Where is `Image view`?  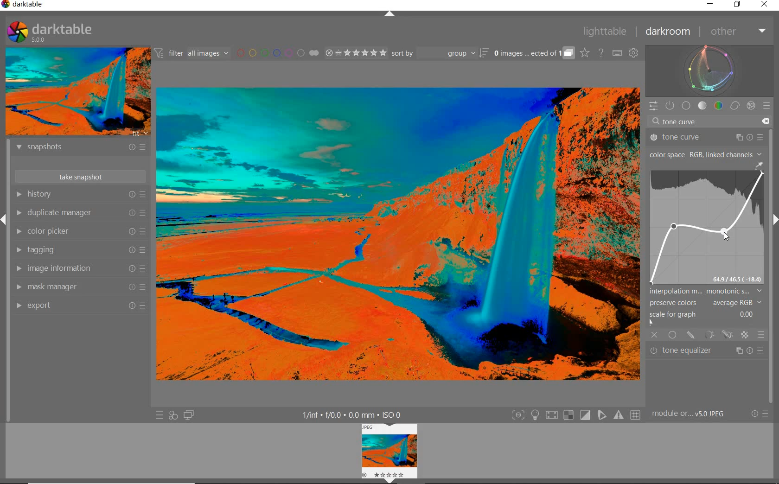
Image view is located at coordinates (390, 450).